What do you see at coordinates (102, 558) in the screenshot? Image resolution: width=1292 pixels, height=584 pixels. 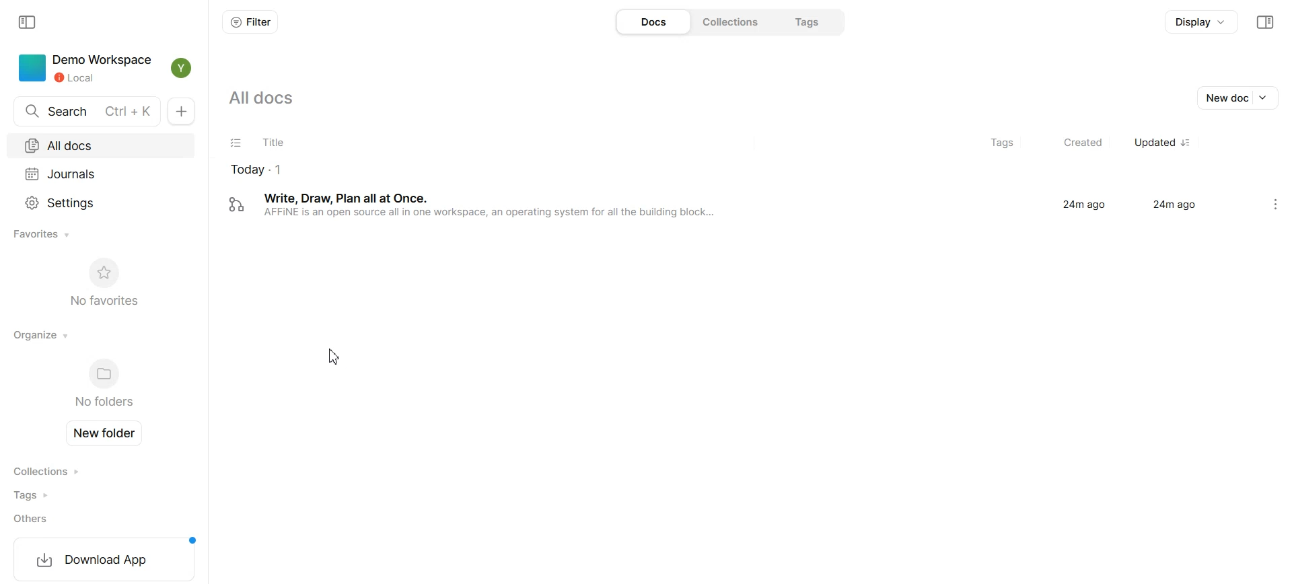 I see `Download App` at bounding box center [102, 558].